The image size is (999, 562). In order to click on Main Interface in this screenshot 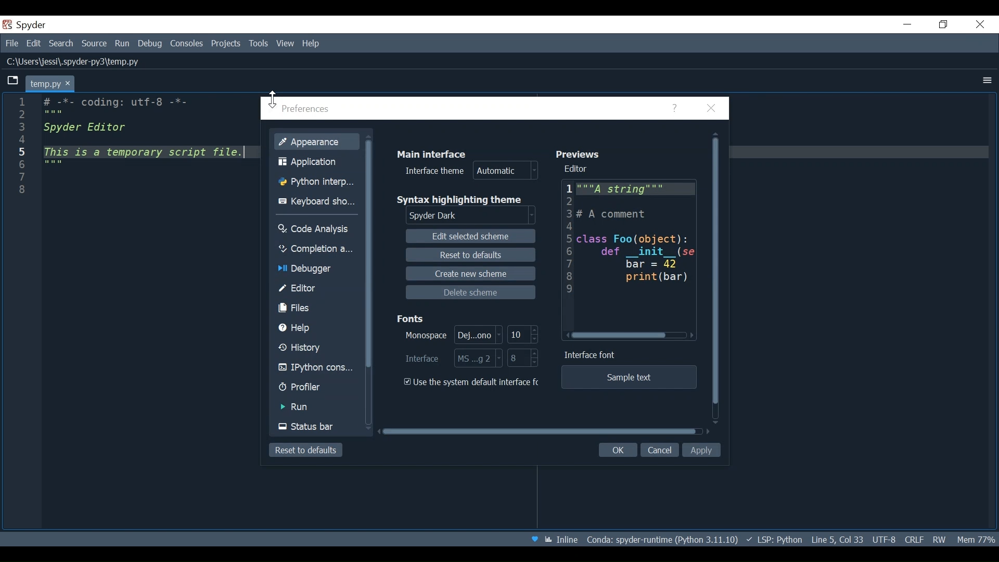, I will do `click(430, 154)`.